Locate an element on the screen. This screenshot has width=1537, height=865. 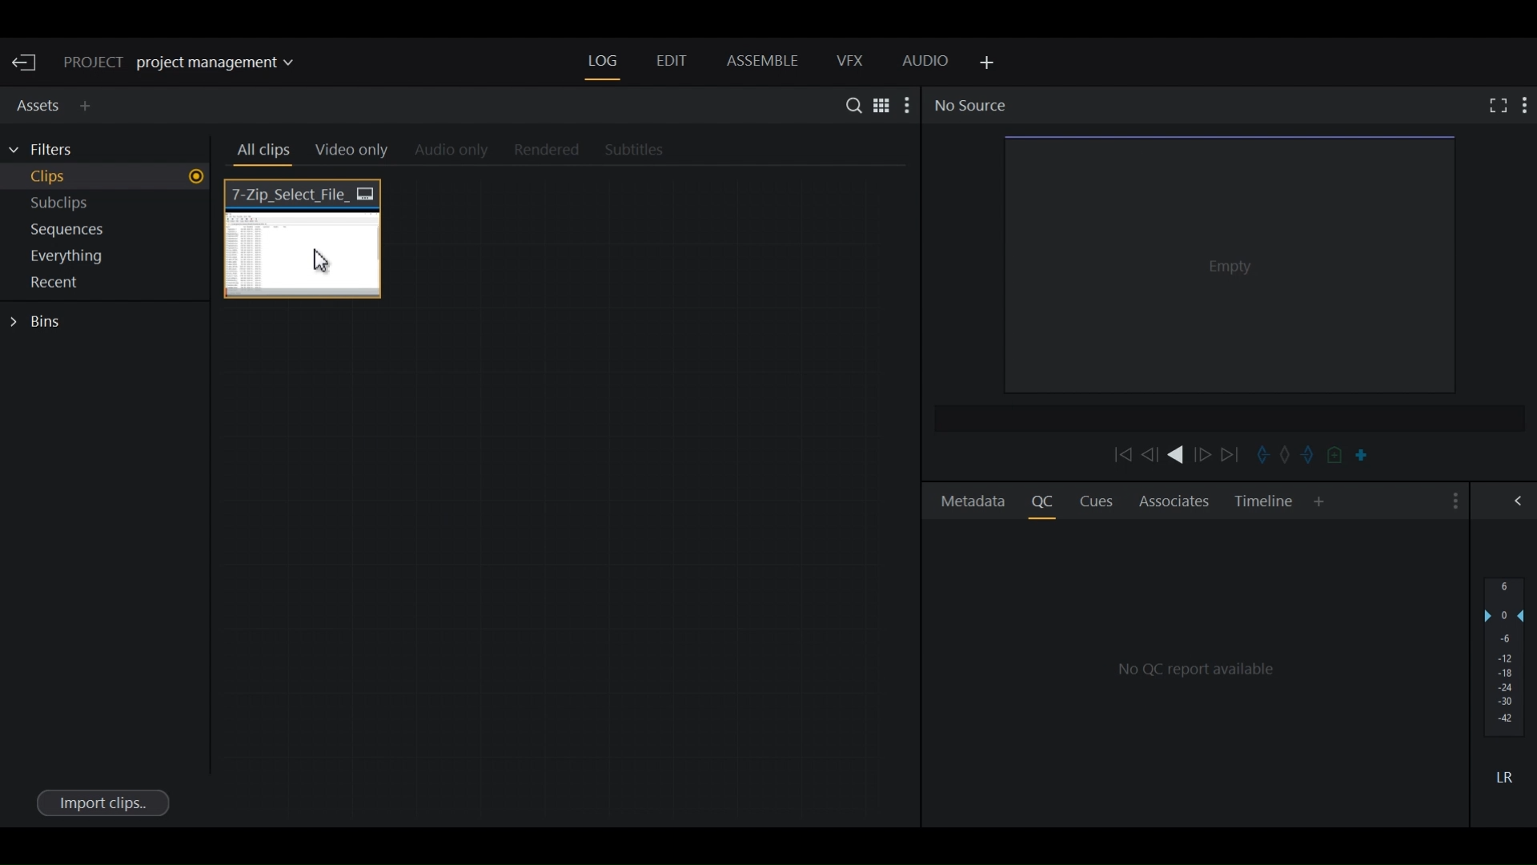
Cursor is located at coordinates (324, 263).